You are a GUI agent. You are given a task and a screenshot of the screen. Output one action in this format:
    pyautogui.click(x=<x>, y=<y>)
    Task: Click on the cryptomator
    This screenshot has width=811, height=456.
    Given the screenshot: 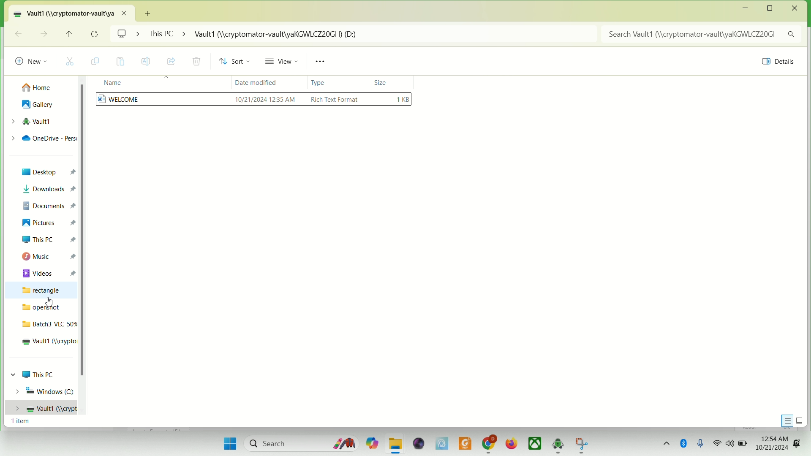 What is the action you would take?
    pyautogui.click(x=558, y=444)
    